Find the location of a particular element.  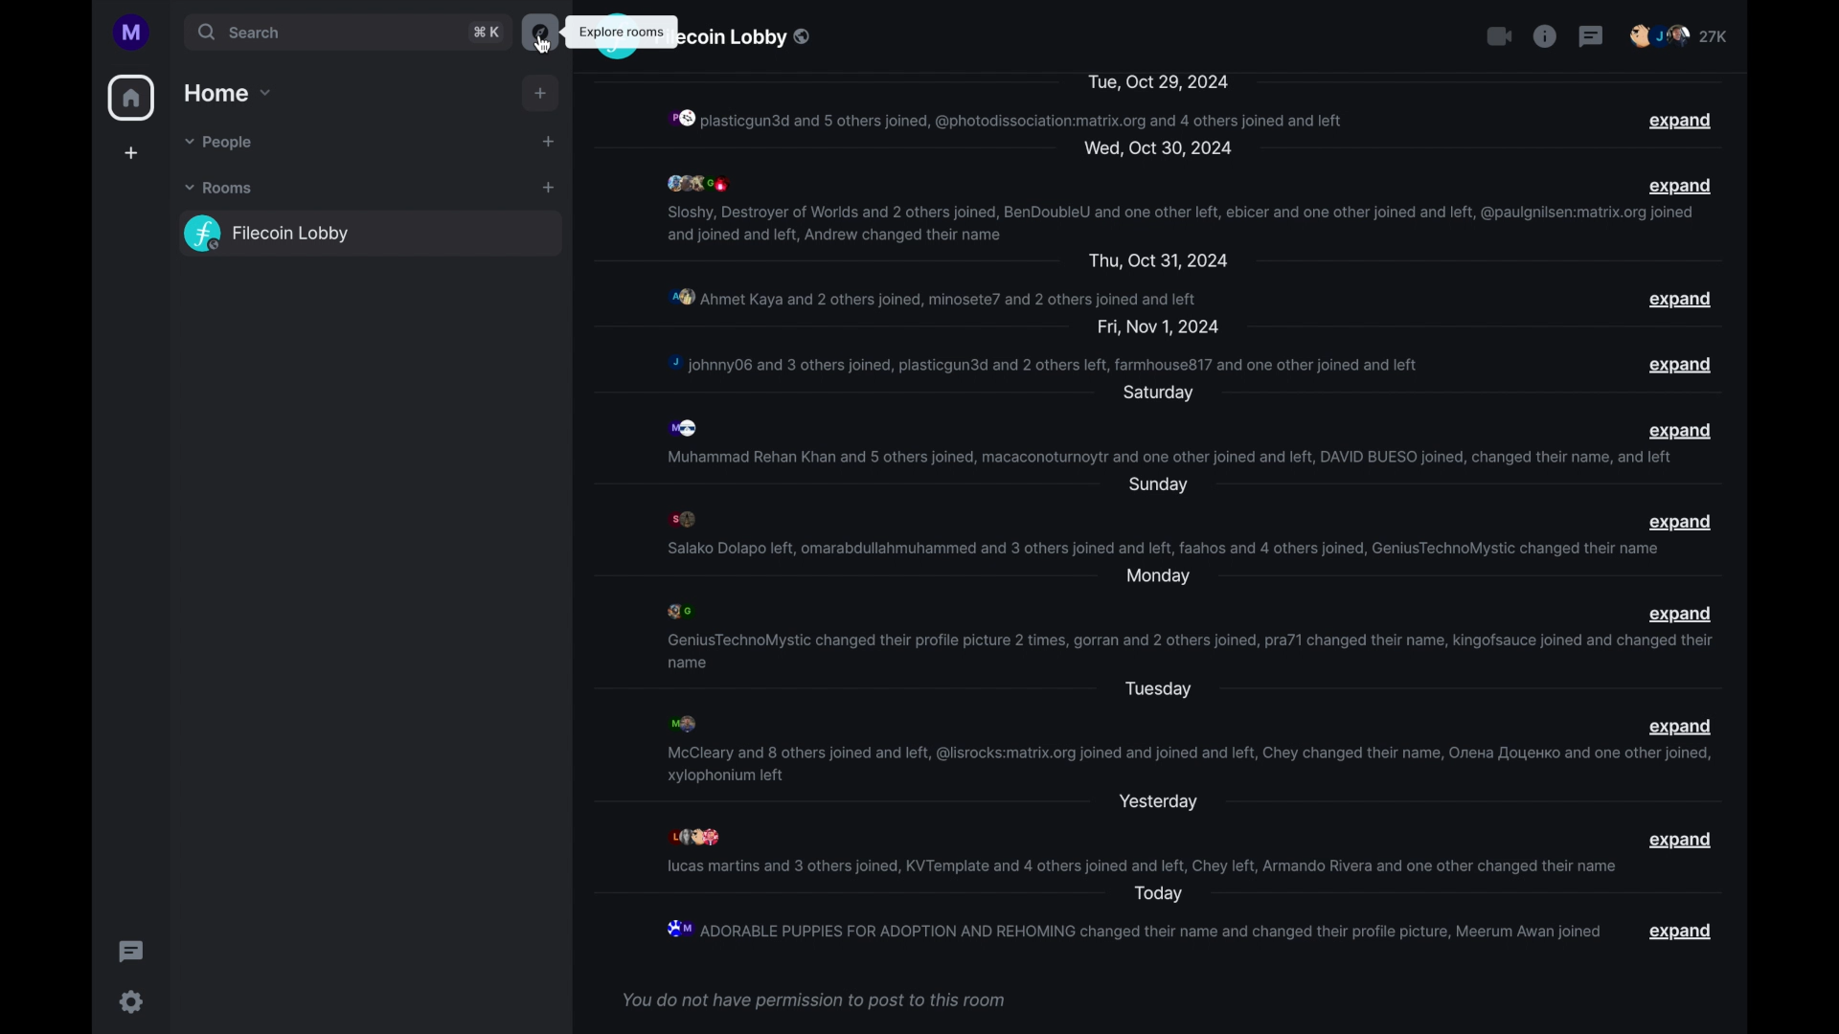

Flecoin lobby is located at coordinates (749, 38).